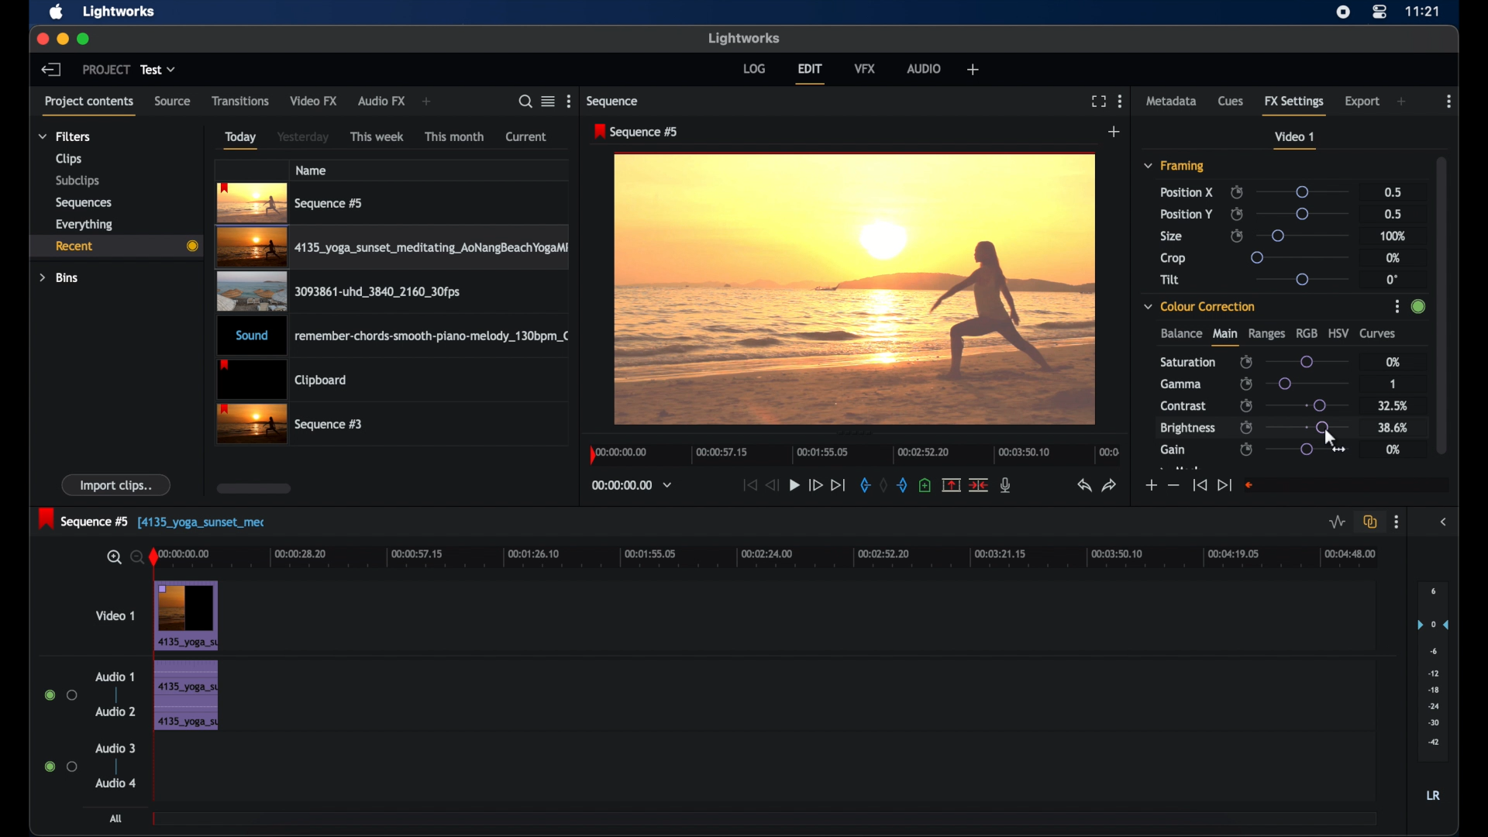 This screenshot has width=1488, height=837. Describe the element at coordinates (1433, 795) in the screenshot. I see `lr` at that location.